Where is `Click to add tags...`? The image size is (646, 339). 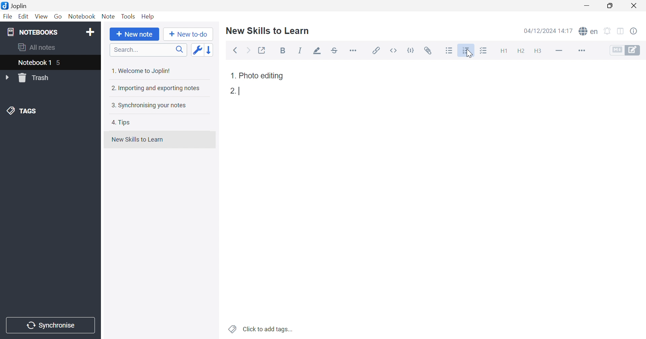
Click to add tags... is located at coordinates (261, 330).